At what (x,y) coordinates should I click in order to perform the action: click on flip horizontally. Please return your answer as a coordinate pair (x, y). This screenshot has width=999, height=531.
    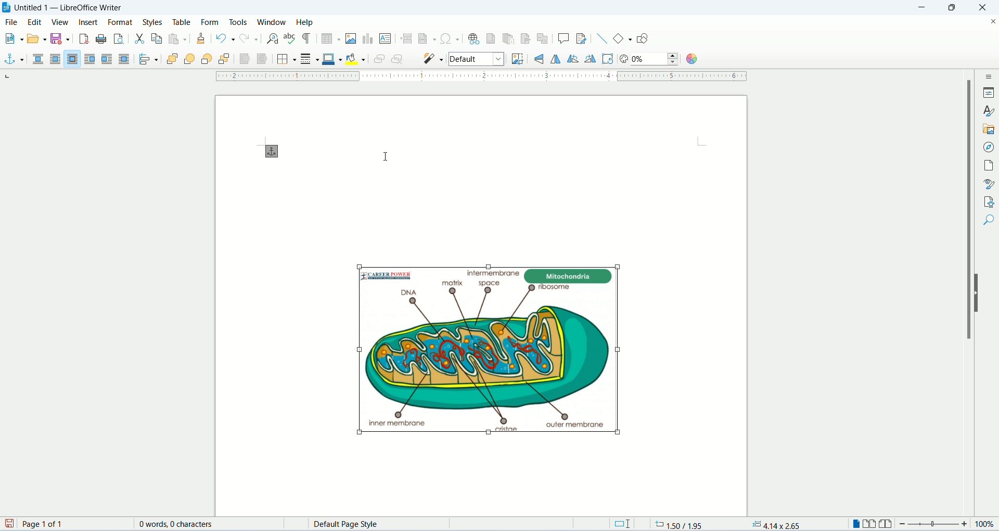
    Looking at the image, I should click on (542, 58).